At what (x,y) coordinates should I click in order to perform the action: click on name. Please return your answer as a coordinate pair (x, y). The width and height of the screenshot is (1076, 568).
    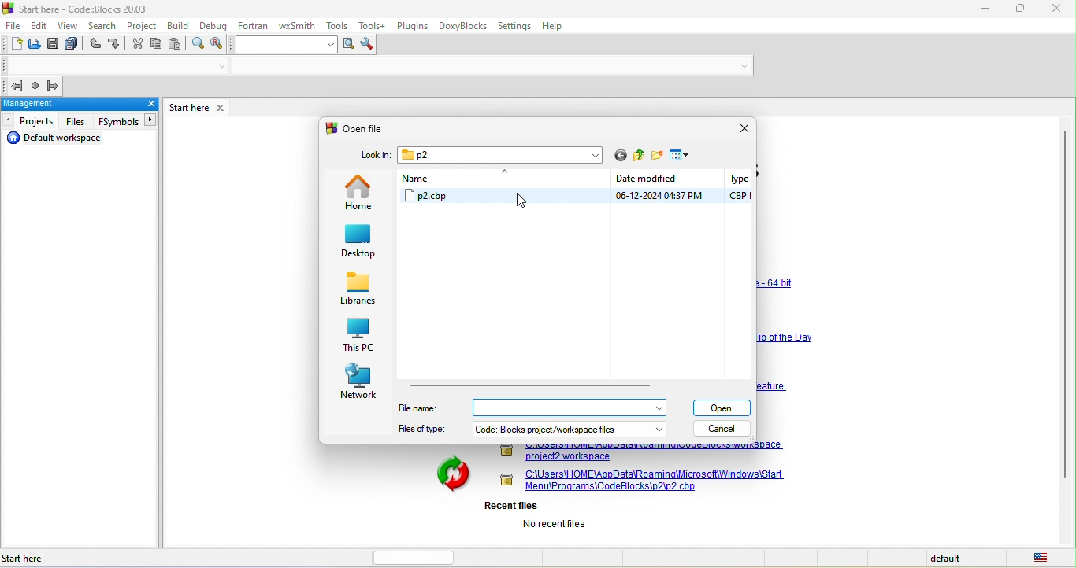
    Looking at the image, I should click on (506, 179).